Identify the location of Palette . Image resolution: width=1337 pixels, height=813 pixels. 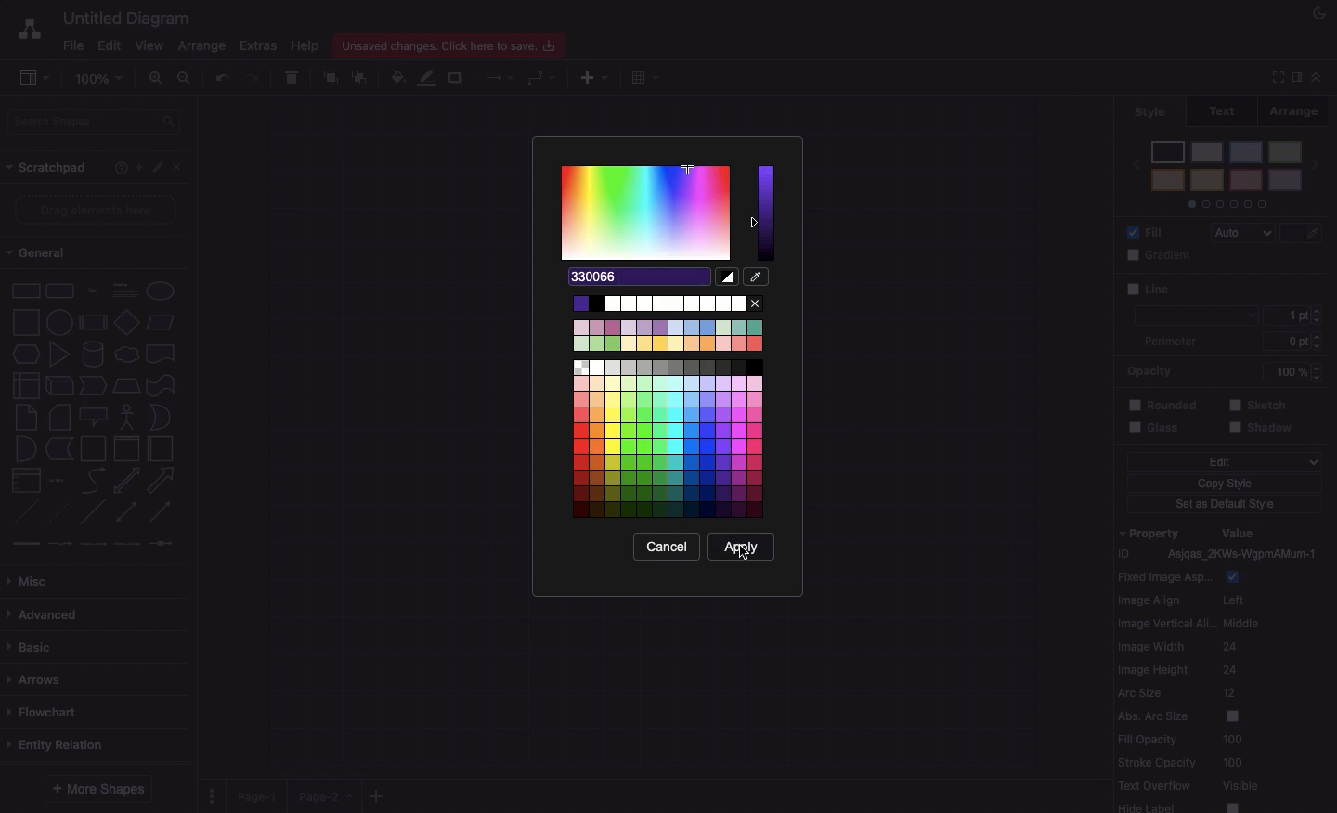
(647, 213).